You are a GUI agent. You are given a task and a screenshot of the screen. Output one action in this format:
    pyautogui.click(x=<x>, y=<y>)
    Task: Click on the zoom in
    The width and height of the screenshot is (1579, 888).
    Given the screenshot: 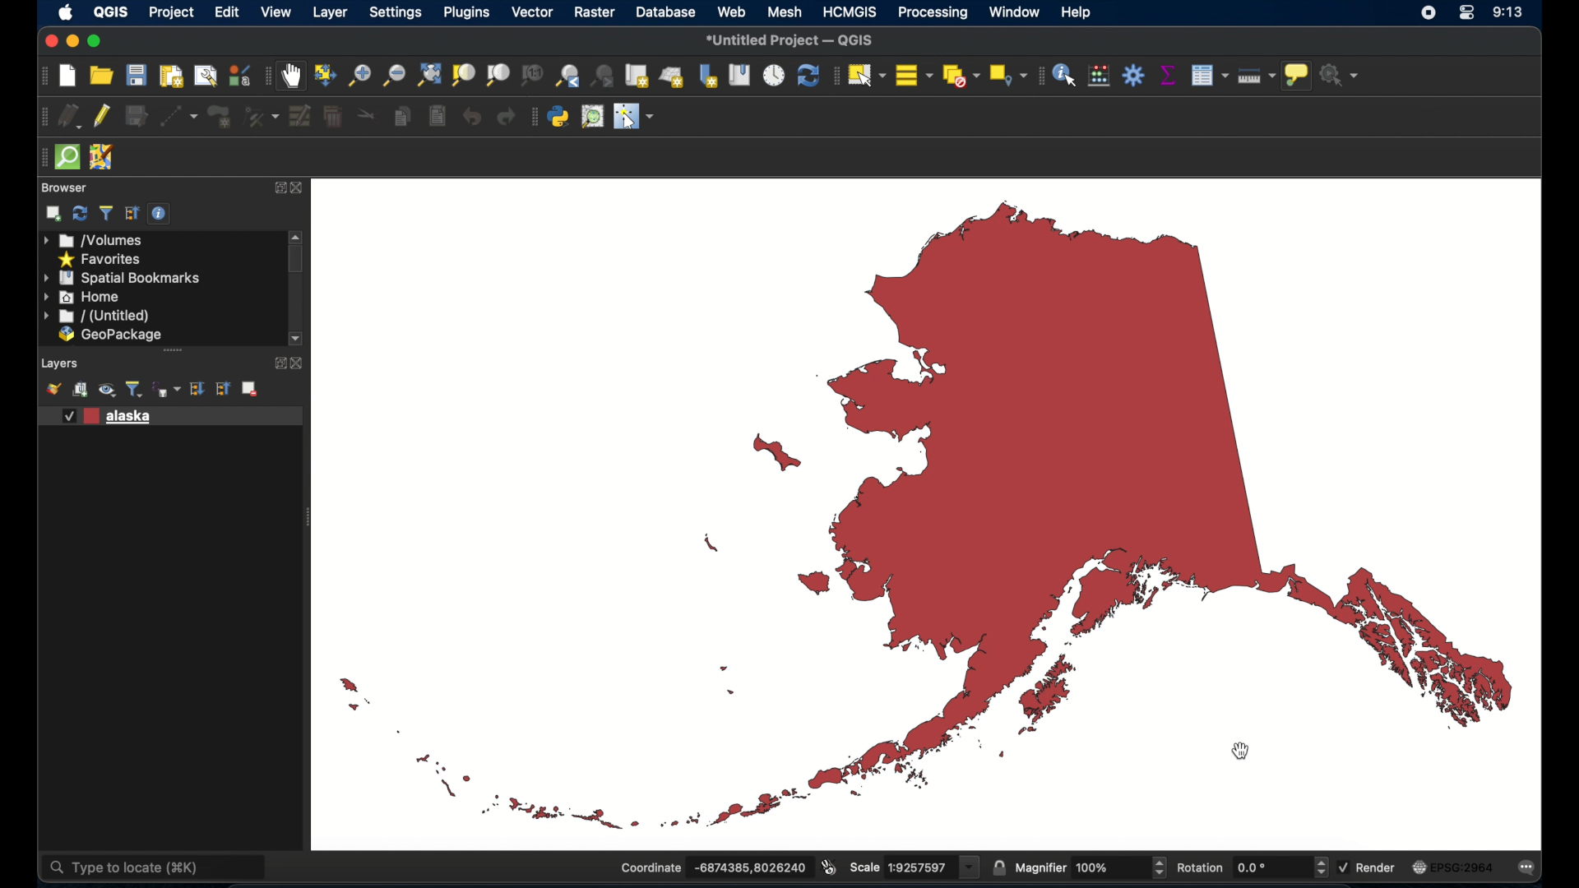 What is the action you would take?
    pyautogui.click(x=358, y=77)
    